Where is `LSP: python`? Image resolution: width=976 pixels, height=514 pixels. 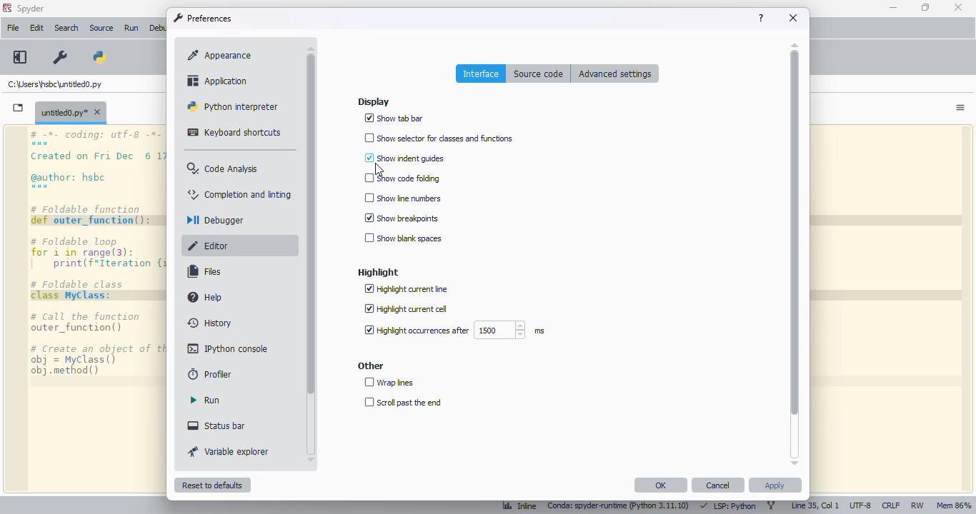 LSP: python is located at coordinates (728, 506).